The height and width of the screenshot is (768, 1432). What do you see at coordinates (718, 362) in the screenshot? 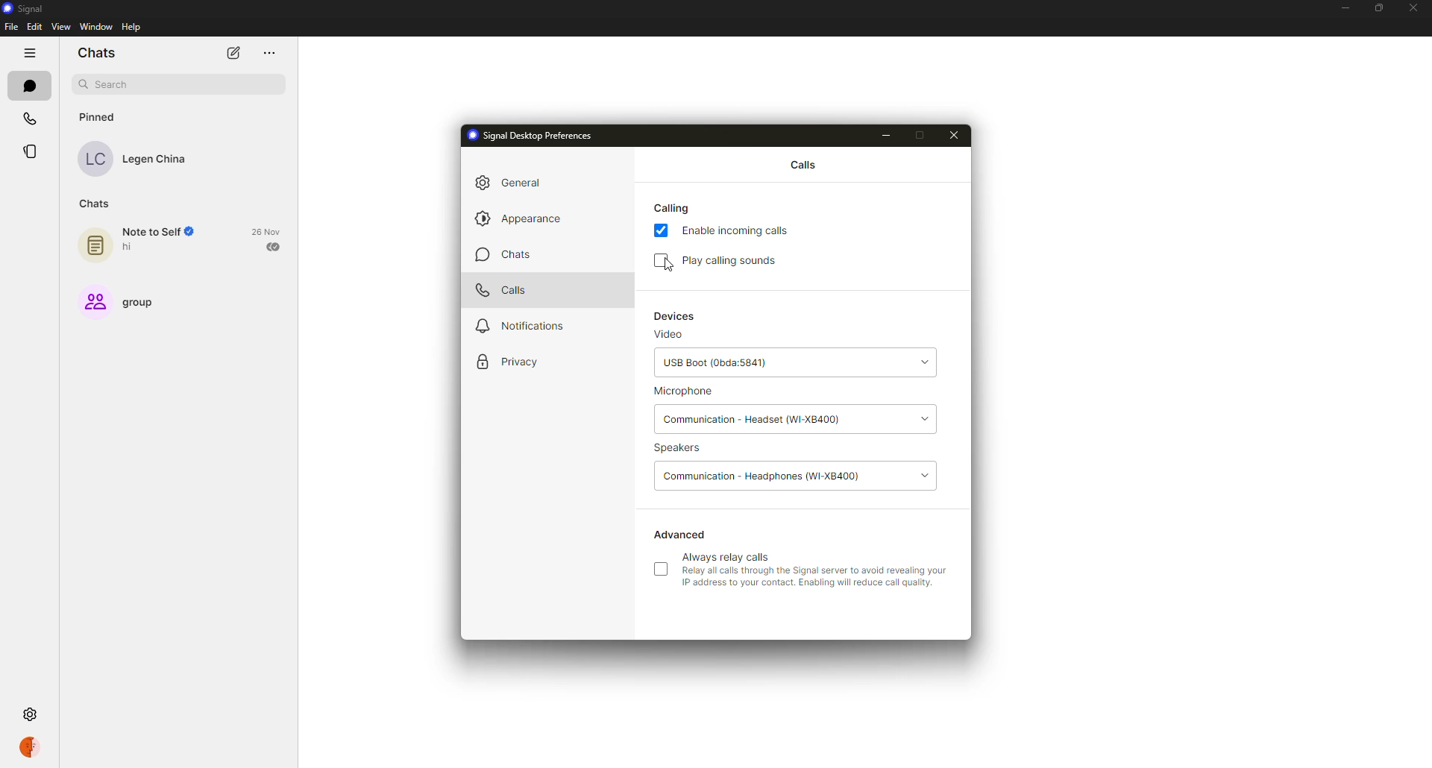
I see `usb` at bounding box center [718, 362].